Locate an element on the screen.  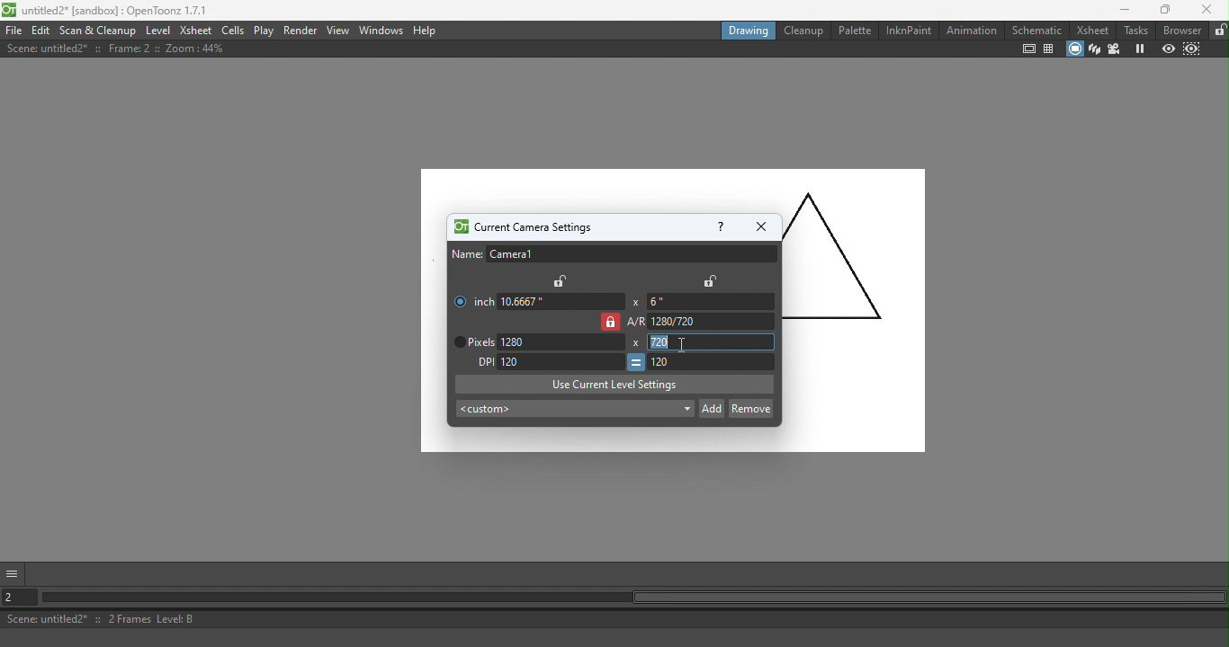
Browser is located at coordinates (1182, 30).